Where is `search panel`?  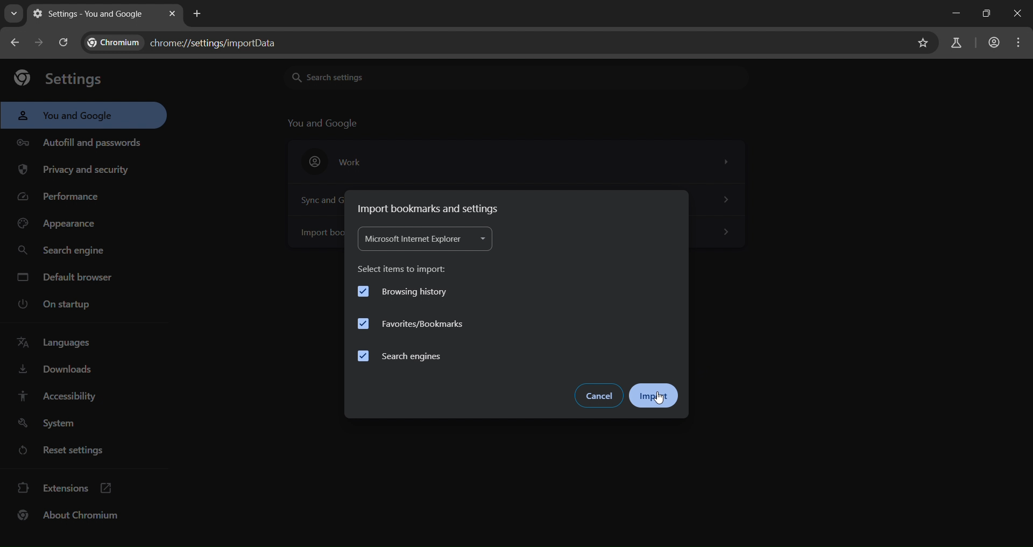
search panel is located at coordinates (187, 43).